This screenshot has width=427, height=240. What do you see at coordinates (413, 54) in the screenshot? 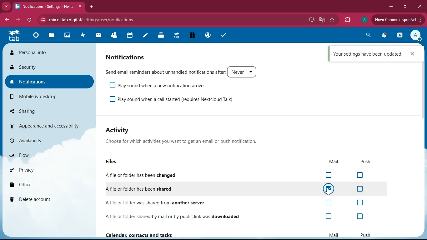
I see `cross` at bounding box center [413, 54].